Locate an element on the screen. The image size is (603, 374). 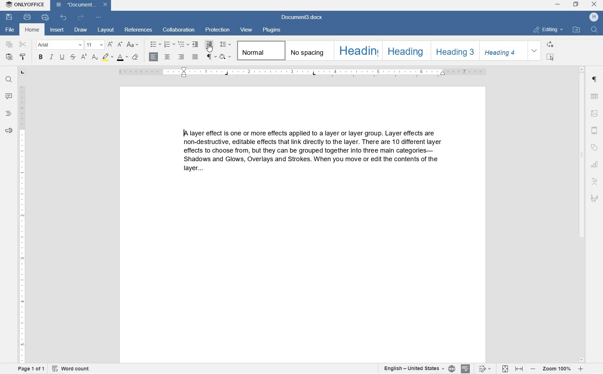
CHART is located at coordinates (595, 164).